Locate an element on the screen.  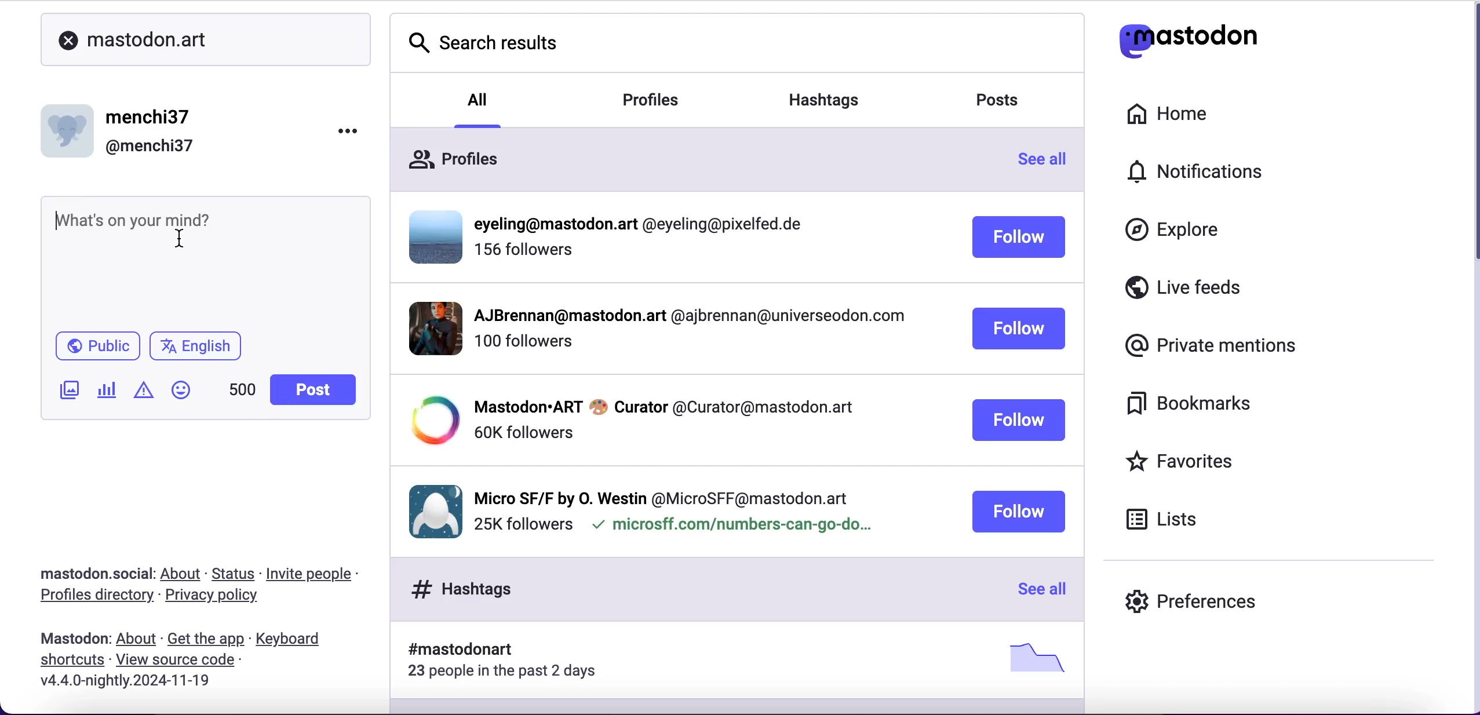
follow is located at coordinates (1021, 419).